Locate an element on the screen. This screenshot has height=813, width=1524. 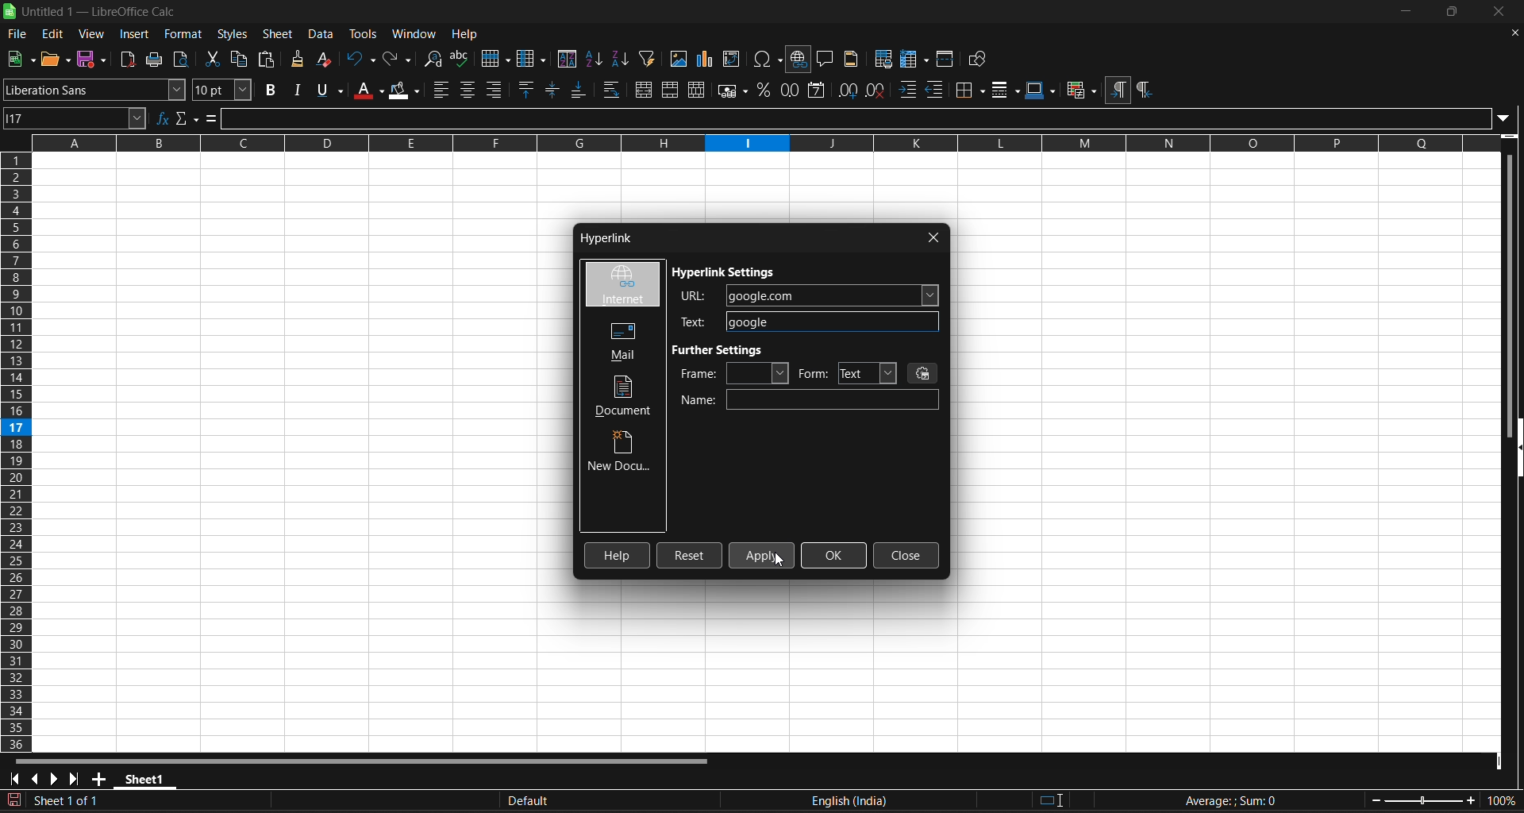
scroll to first sheet is located at coordinates (13, 779).